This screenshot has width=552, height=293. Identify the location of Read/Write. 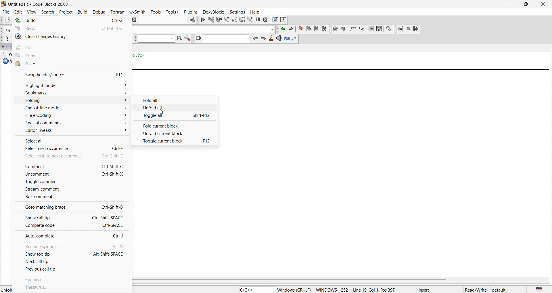
(476, 289).